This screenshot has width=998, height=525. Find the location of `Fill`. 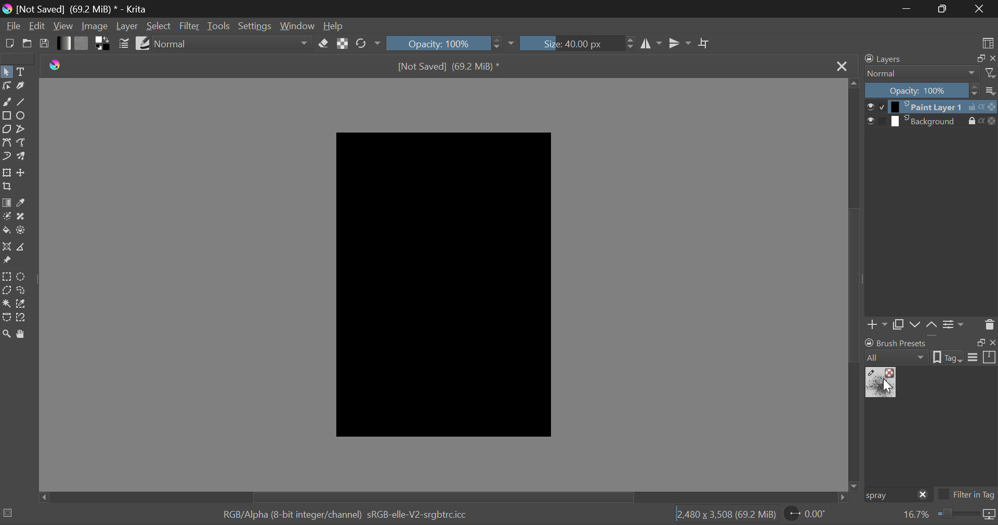

Fill is located at coordinates (6, 231).